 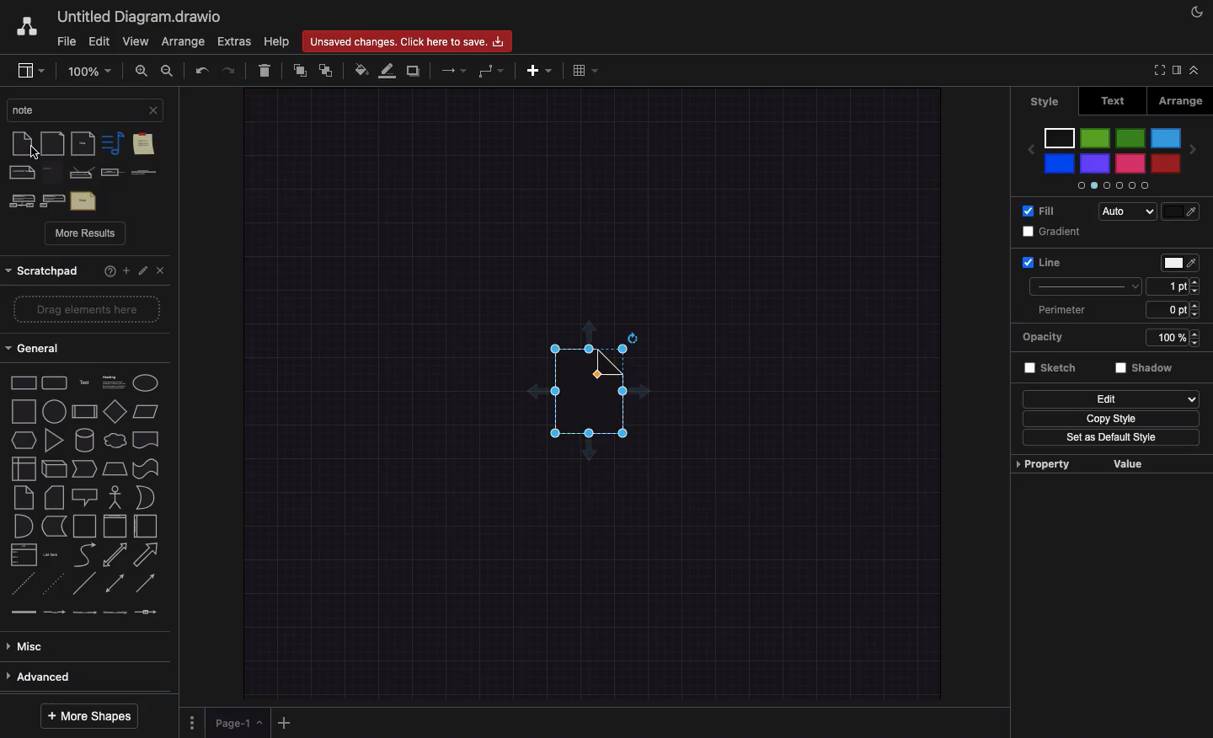 What do you see at coordinates (34, 154) in the screenshot?
I see `cursor` at bounding box center [34, 154].